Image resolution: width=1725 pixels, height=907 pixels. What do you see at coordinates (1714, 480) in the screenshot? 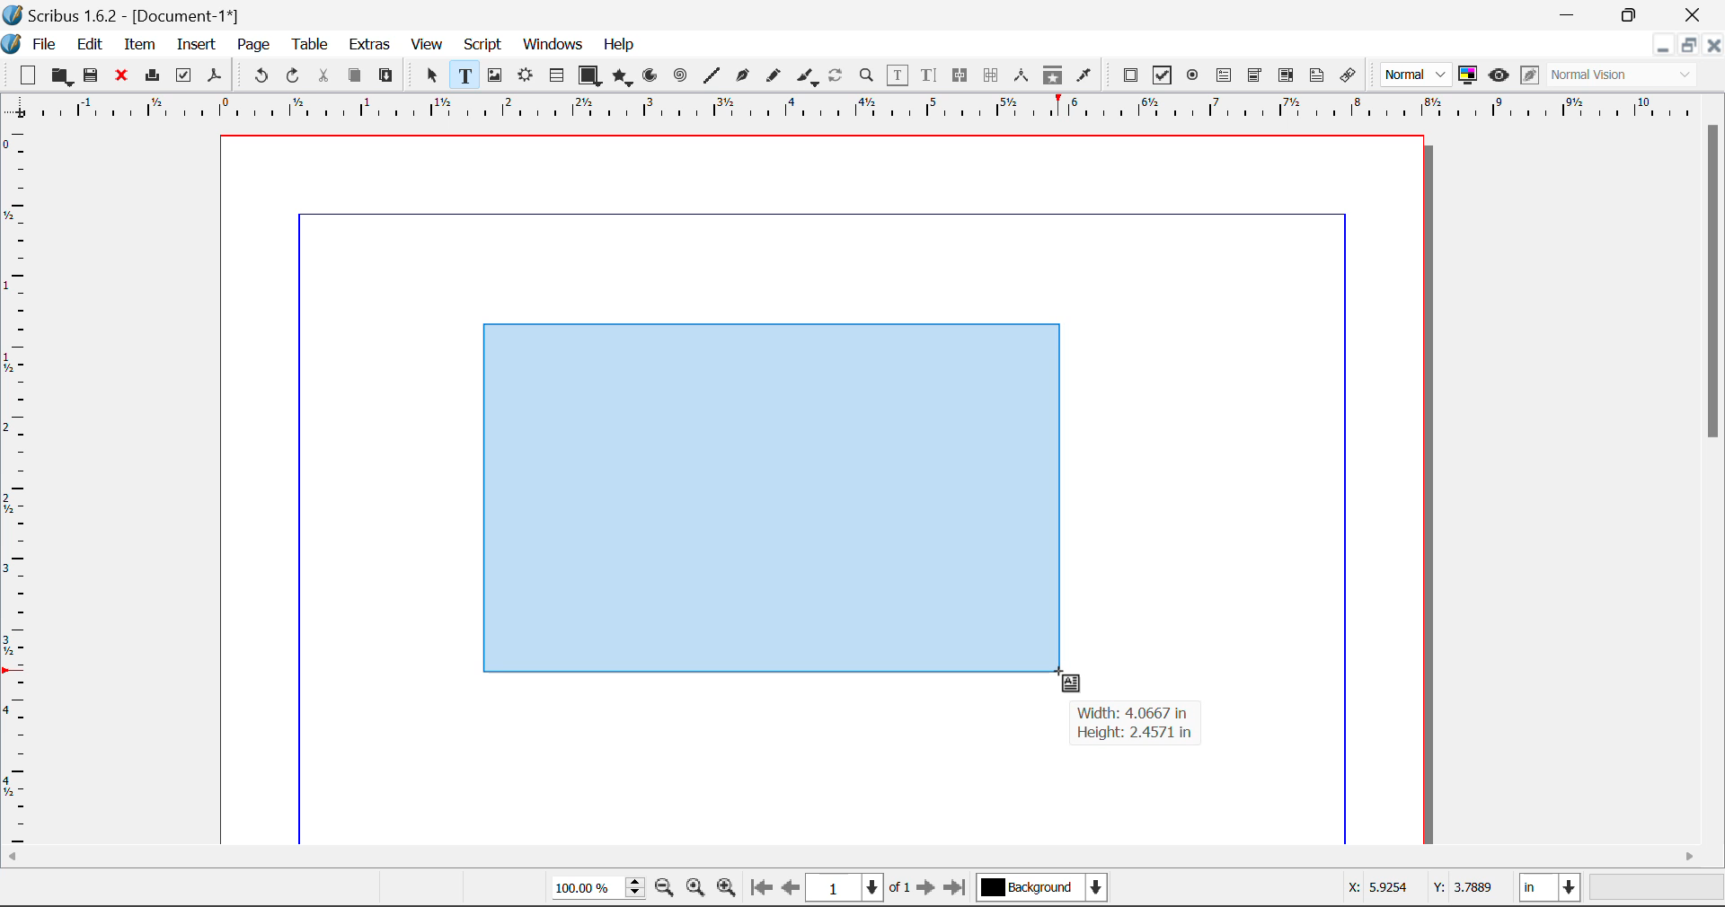
I see `Scroll Bar` at bounding box center [1714, 480].